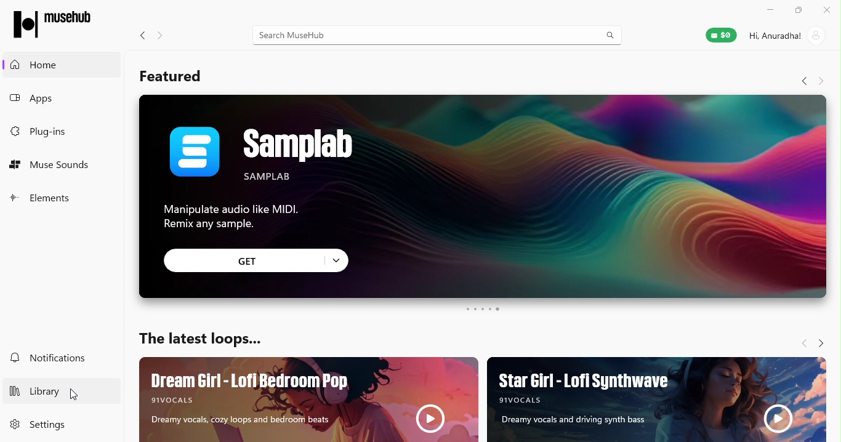 The height and width of the screenshot is (442, 841). What do you see at coordinates (58, 358) in the screenshot?
I see `Notifications` at bounding box center [58, 358].